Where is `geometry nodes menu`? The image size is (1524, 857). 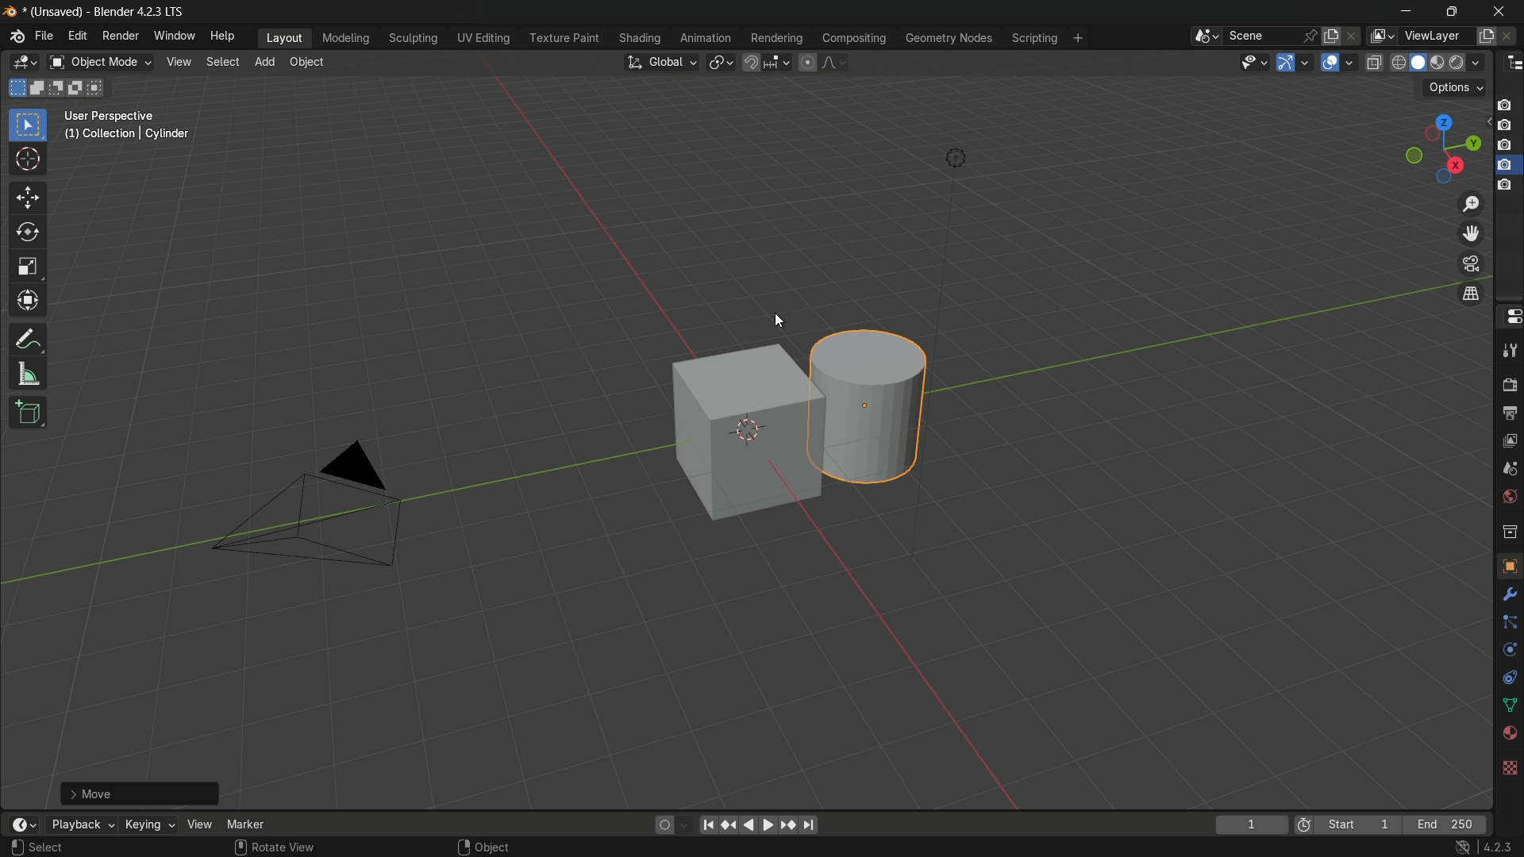
geometry nodes menu is located at coordinates (949, 39).